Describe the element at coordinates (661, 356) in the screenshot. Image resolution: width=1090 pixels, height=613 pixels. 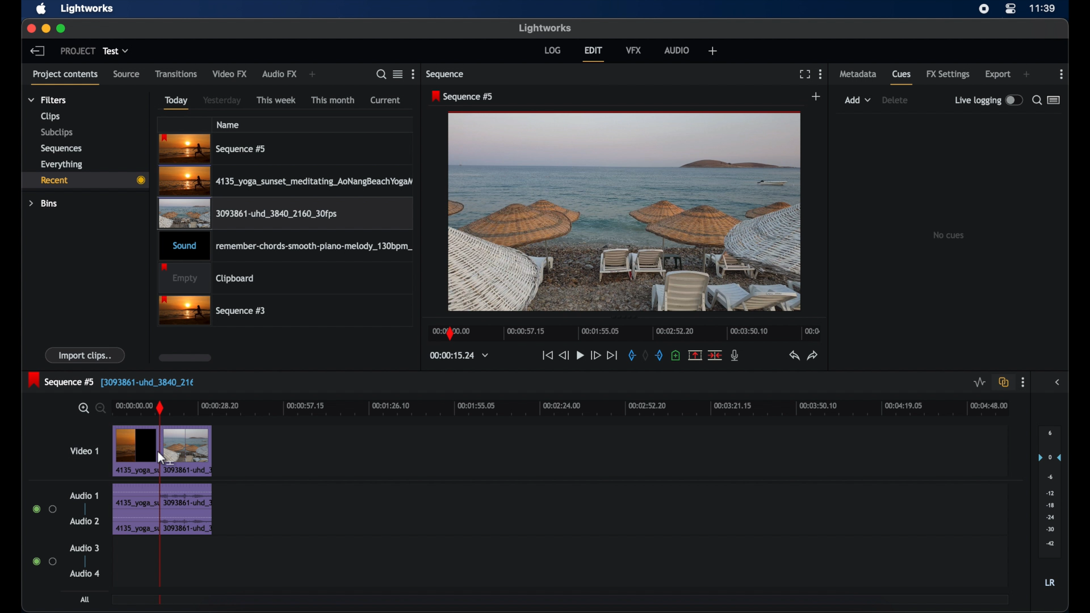
I see `out mark` at that location.